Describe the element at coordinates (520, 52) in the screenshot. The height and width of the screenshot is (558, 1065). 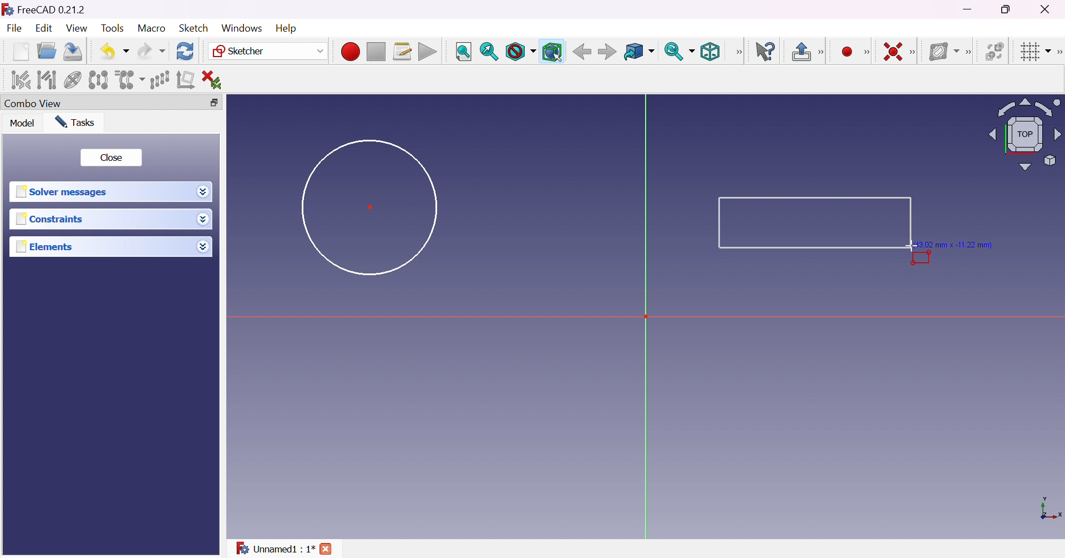
I see `Draw style` at that location.